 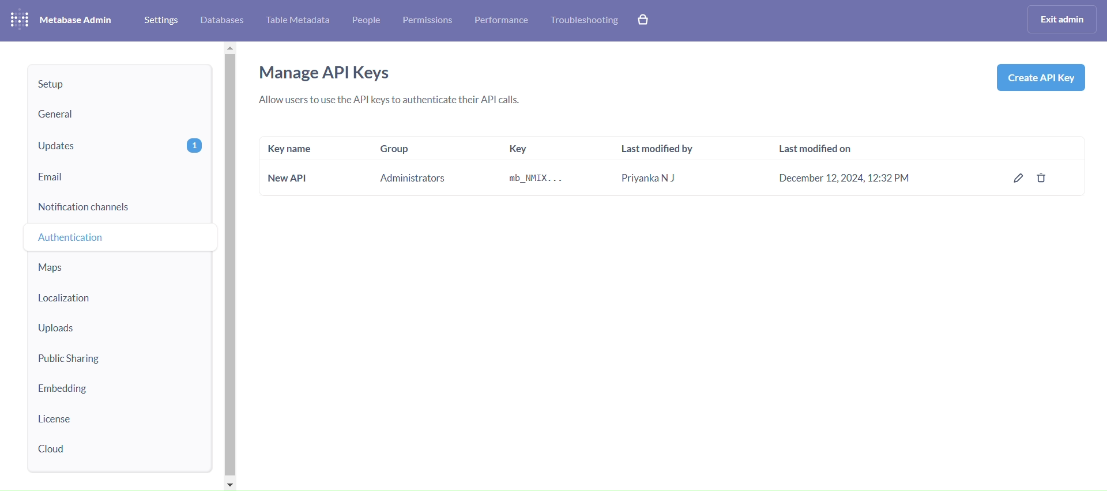 I want to click on last modified by, so click(x=664, y=167).